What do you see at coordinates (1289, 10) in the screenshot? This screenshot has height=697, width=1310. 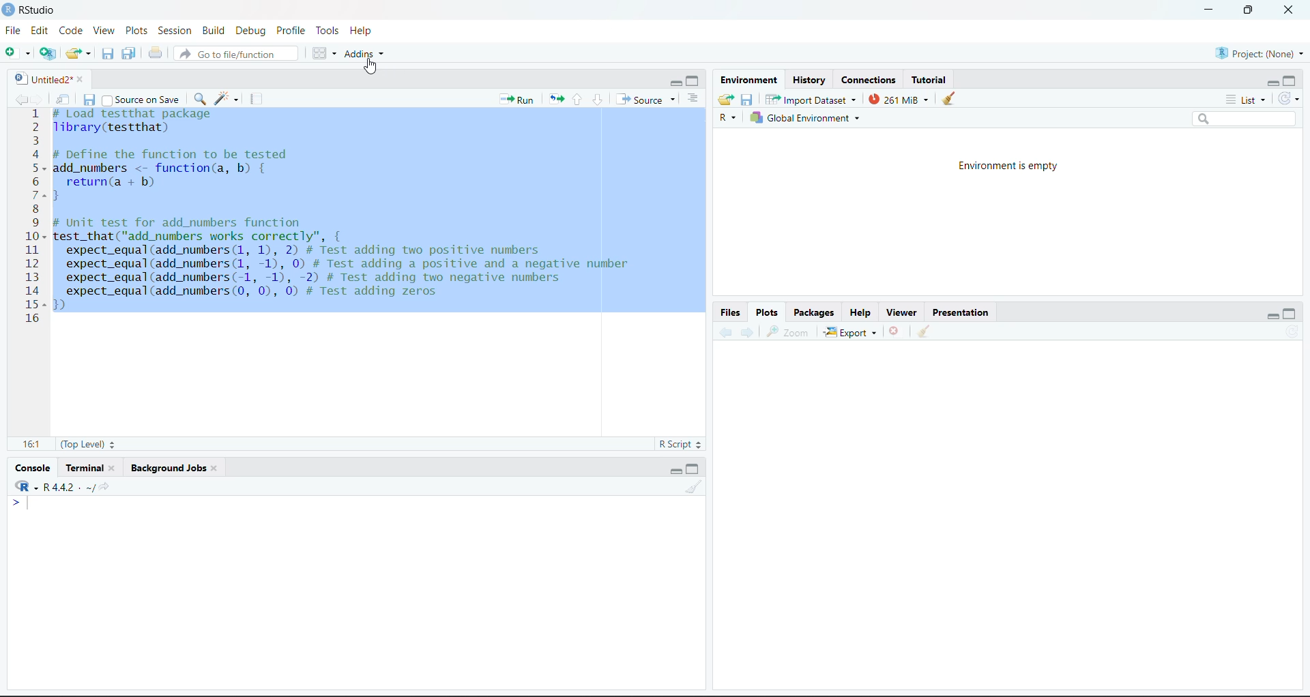 I see `close` at bounding box center [1289, 10].